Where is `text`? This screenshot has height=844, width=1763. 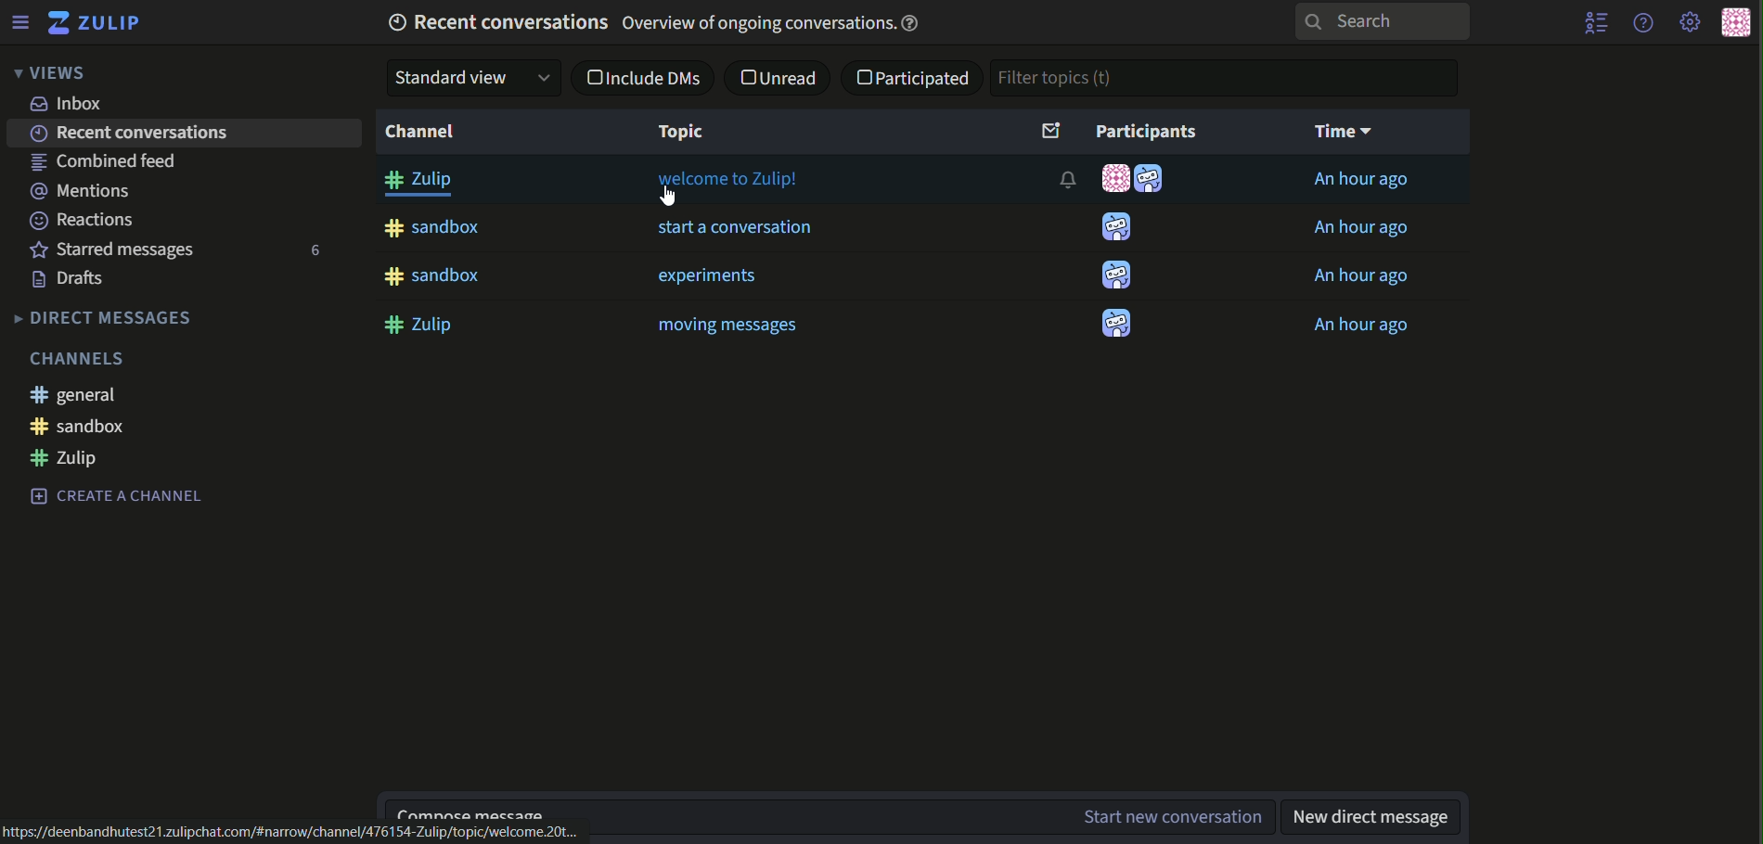 text is located at coordinates (1367, 278).